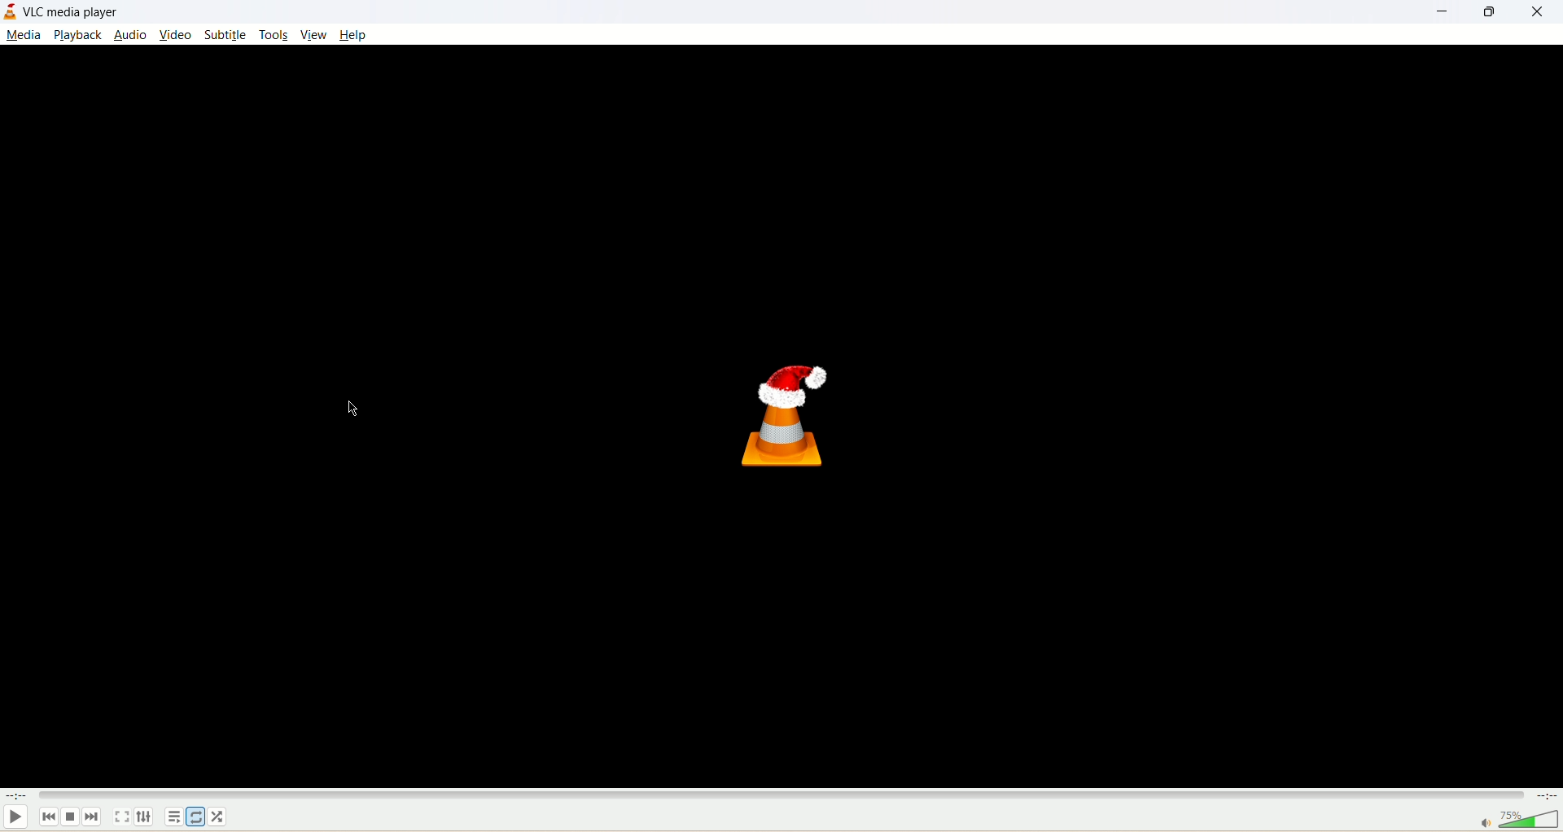 This screenshot has width=1563, height=832. I want to click on playlist, so click(174, 818).